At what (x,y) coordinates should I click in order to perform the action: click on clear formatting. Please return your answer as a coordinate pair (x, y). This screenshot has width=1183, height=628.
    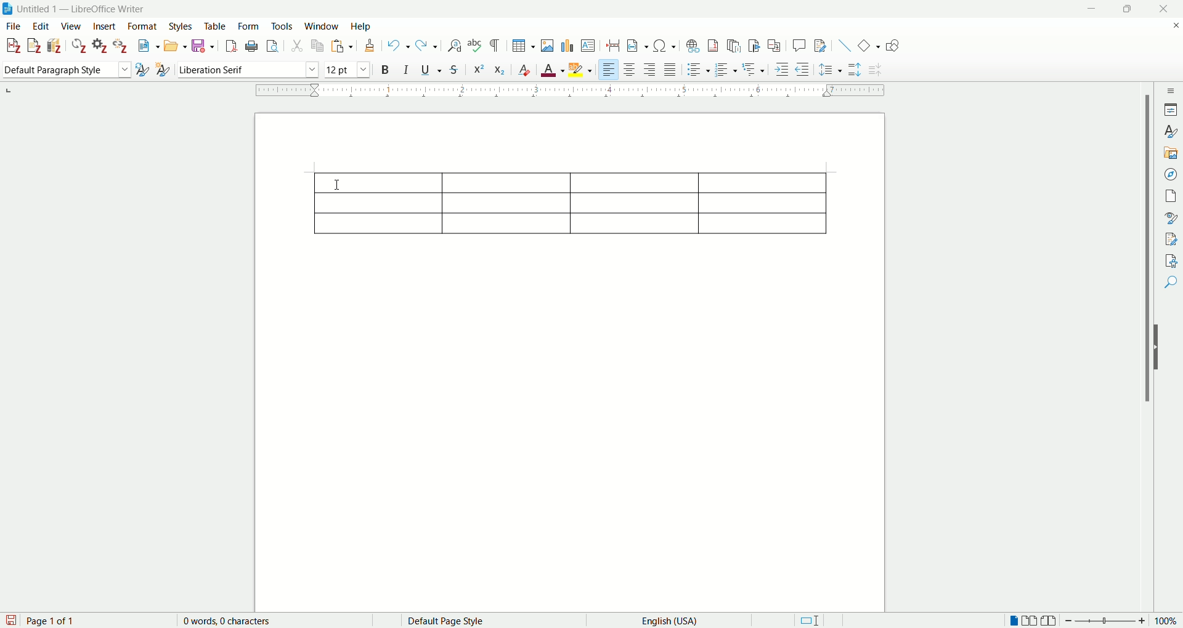
    Looking at the image, I should click on (523, 70).